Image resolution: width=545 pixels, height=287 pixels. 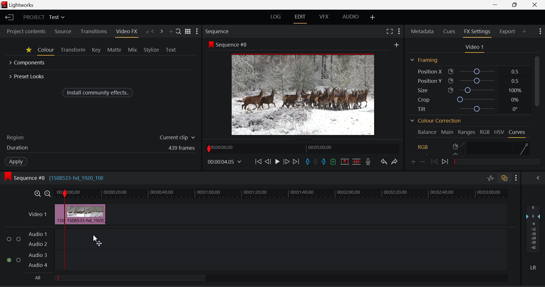 I want to click on Frame Duration, so click(x=101, y=148).